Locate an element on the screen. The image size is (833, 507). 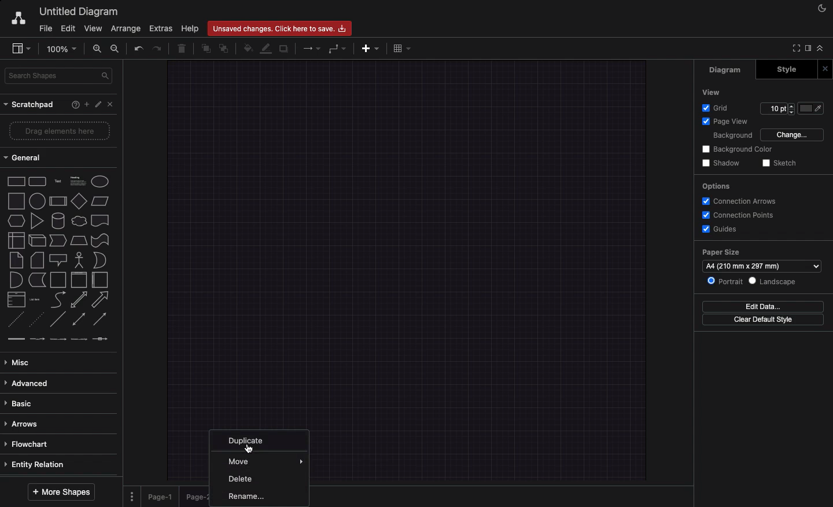
Arrows is located at coordinates (24, 424).